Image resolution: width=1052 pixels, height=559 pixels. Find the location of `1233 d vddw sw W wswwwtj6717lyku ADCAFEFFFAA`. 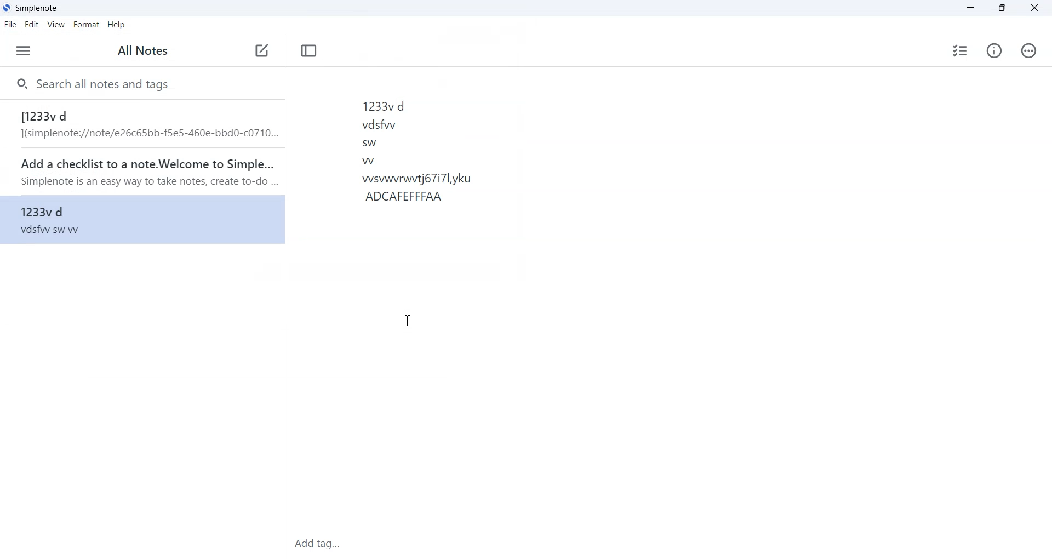

1233 d vddw sw W wswwwtj6717lyku ADCAFEFFFAA is located at coordinates (650, 223).